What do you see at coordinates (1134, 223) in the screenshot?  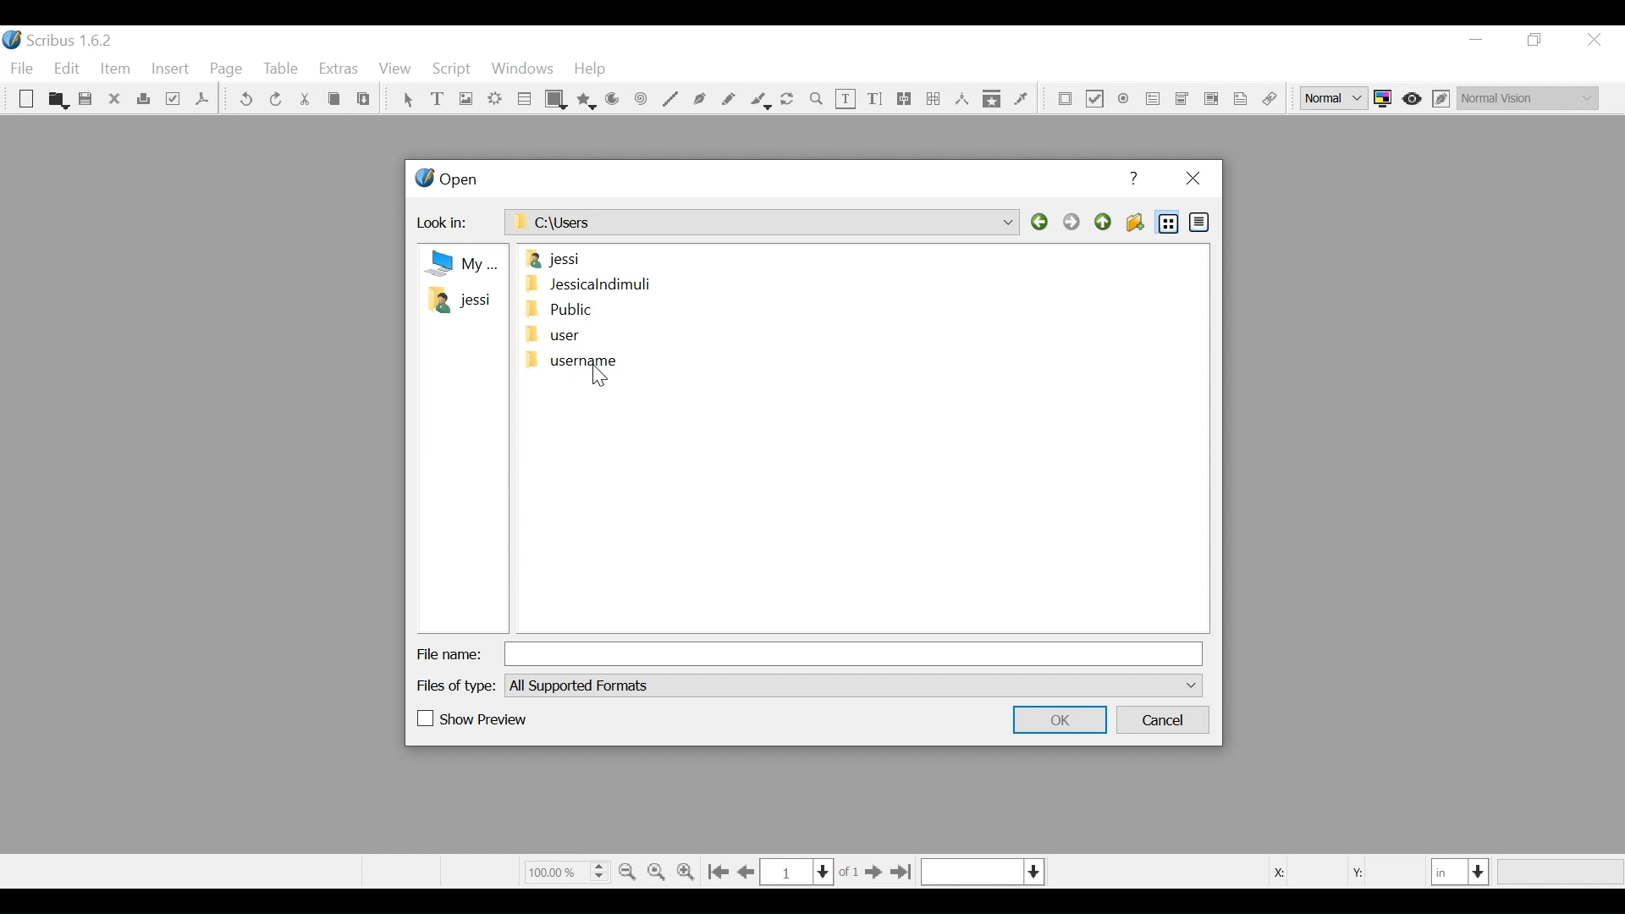 I see `Create Folder` at bounding box center [1134, 223].